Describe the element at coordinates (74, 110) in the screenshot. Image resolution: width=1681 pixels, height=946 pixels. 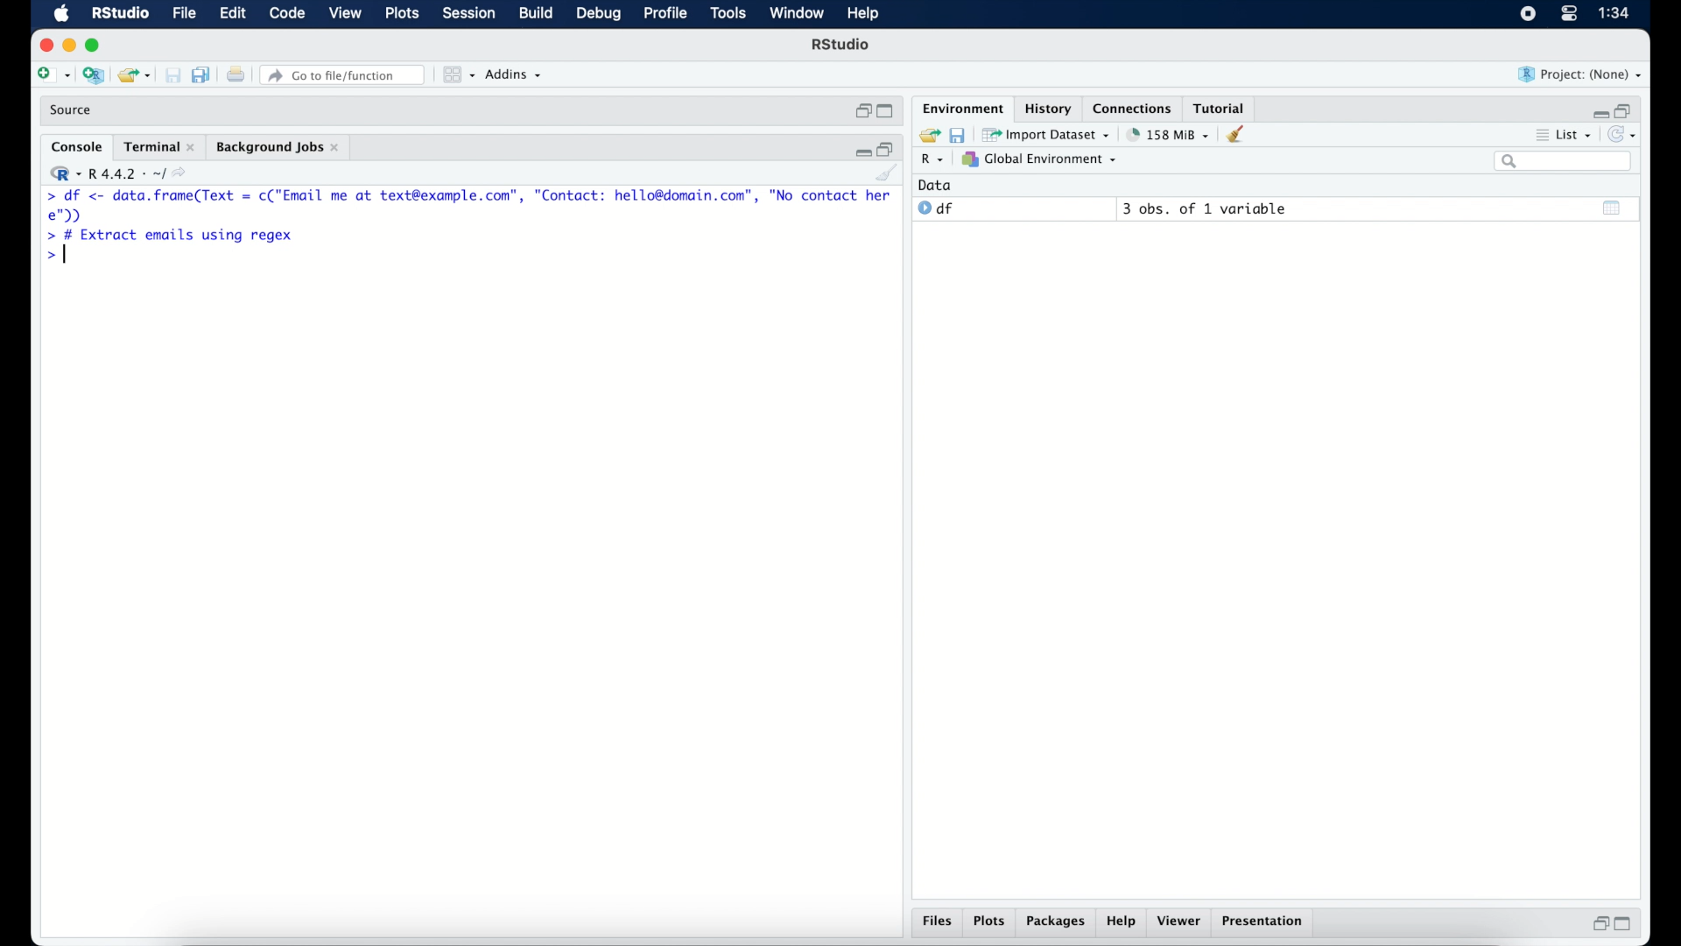
I see `source` at that location.